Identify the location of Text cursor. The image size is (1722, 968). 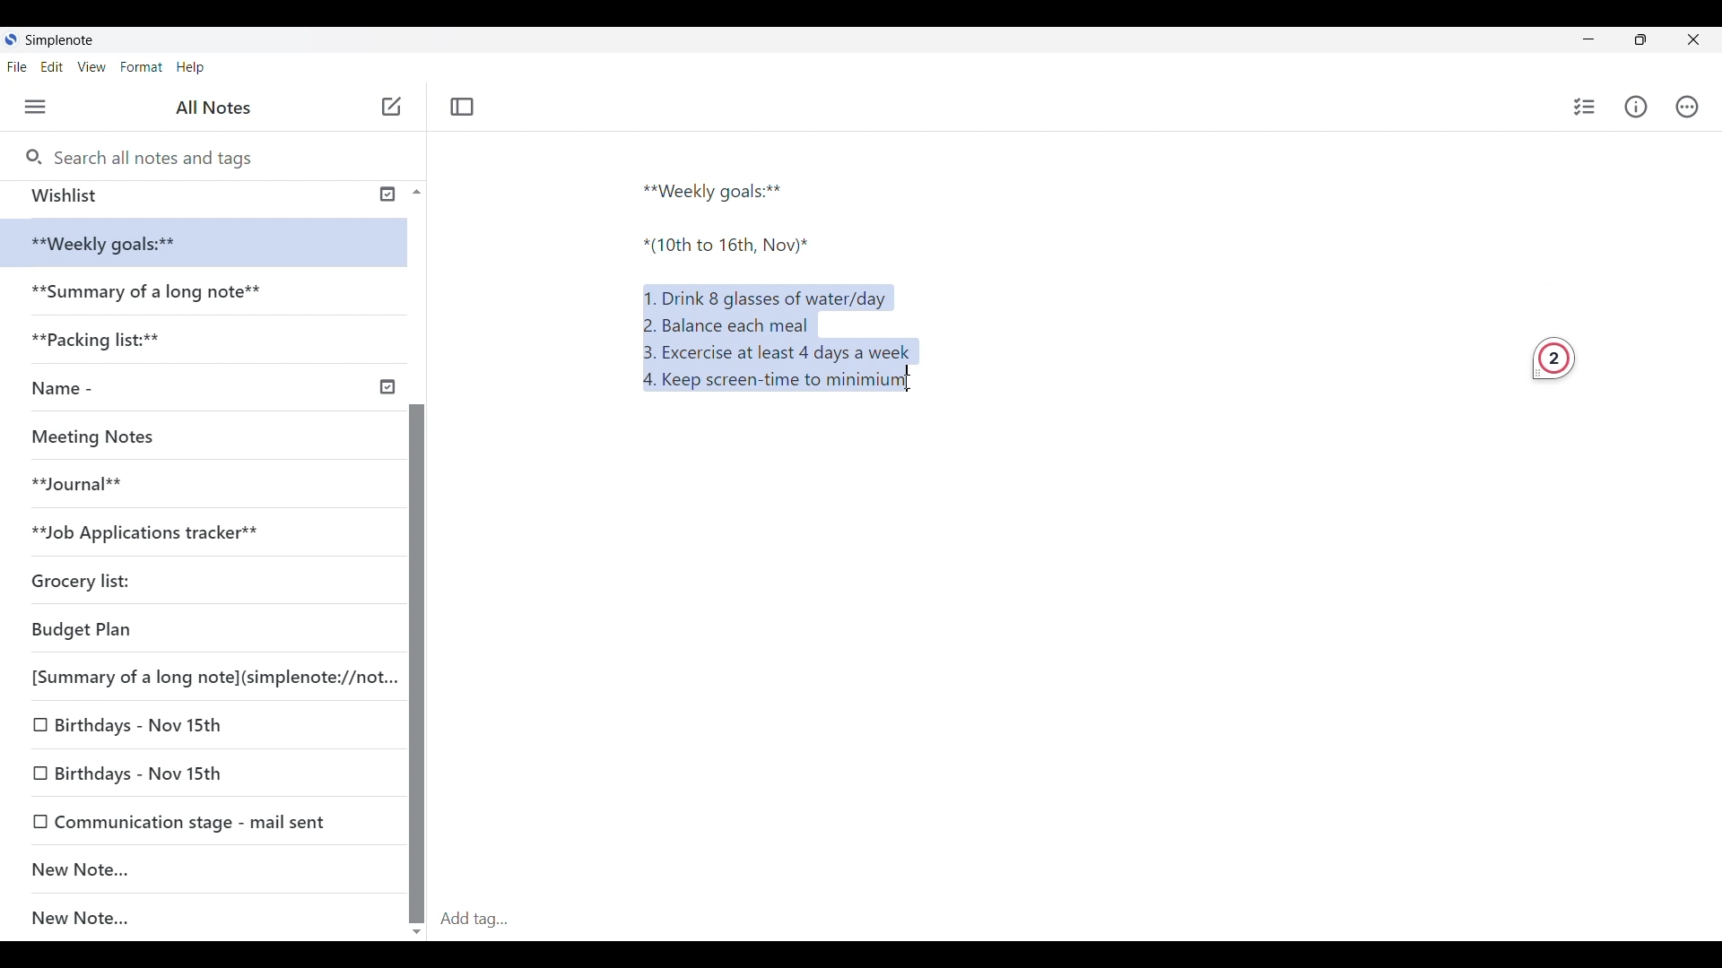
(926, 385).